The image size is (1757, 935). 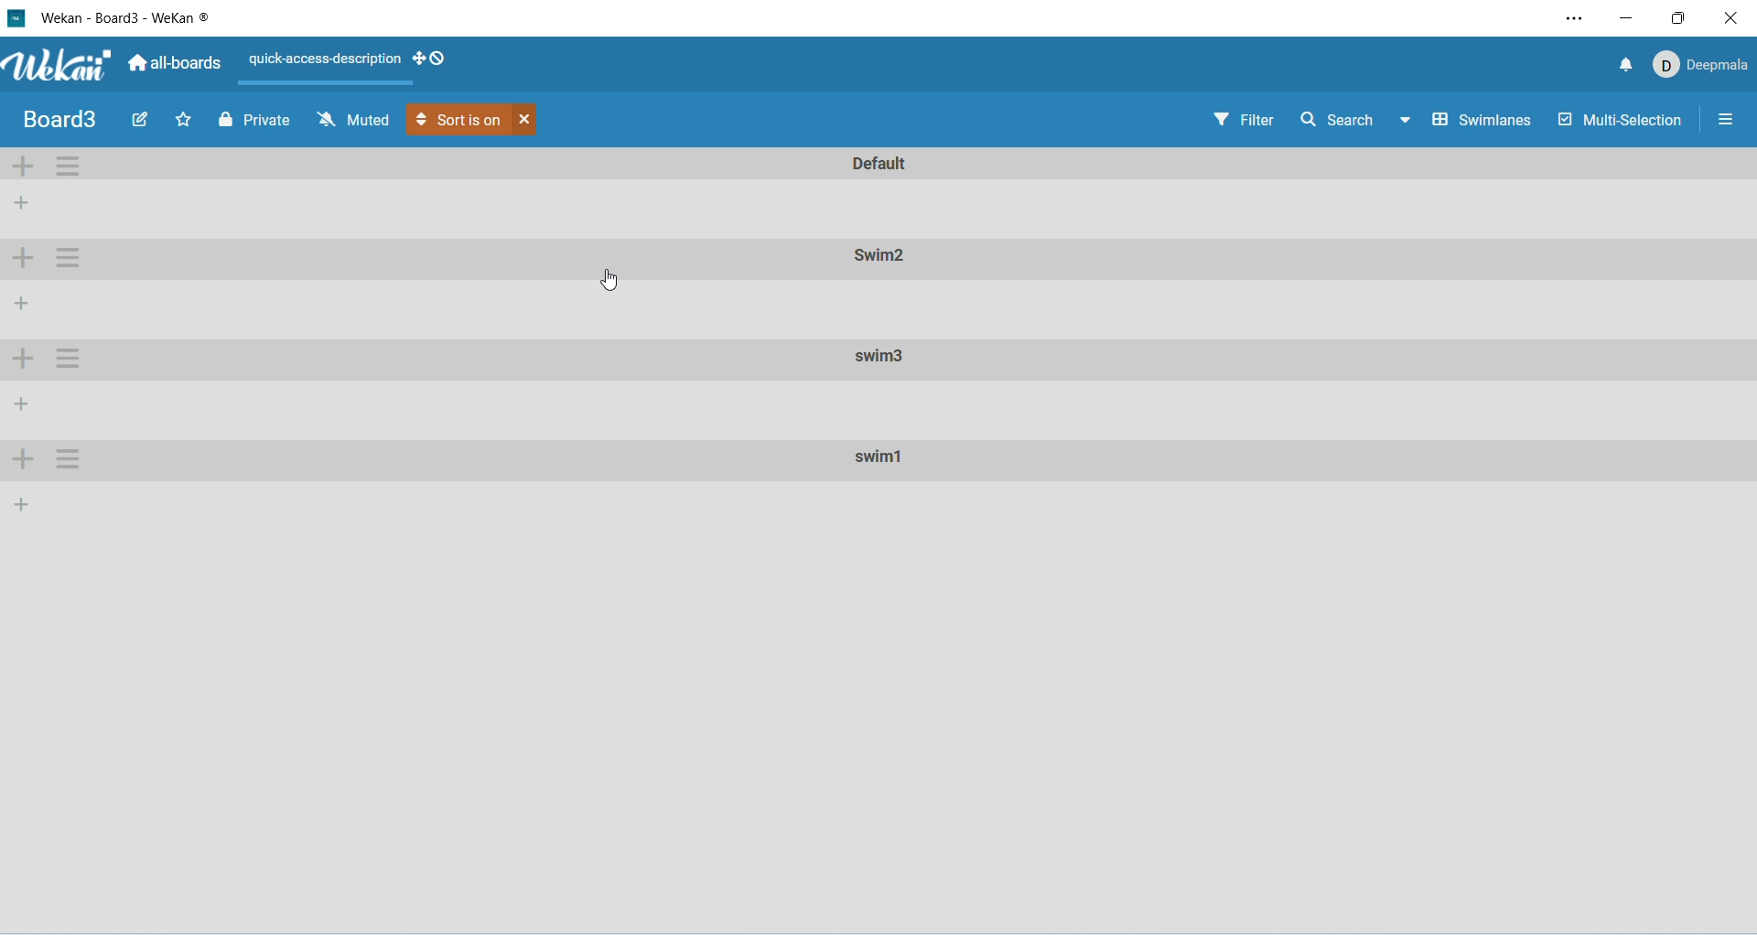 I want to click on options, so click(x=1727, y=120).